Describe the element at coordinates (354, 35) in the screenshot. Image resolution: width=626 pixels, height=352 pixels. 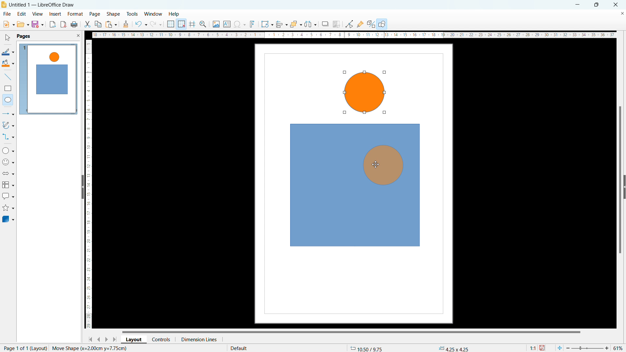
I see `horizontal ruler` at that location.